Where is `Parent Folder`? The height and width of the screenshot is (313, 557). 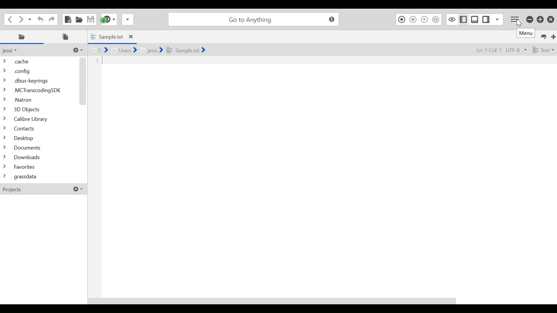 Parent Folder is located at coordinates (13, 50).